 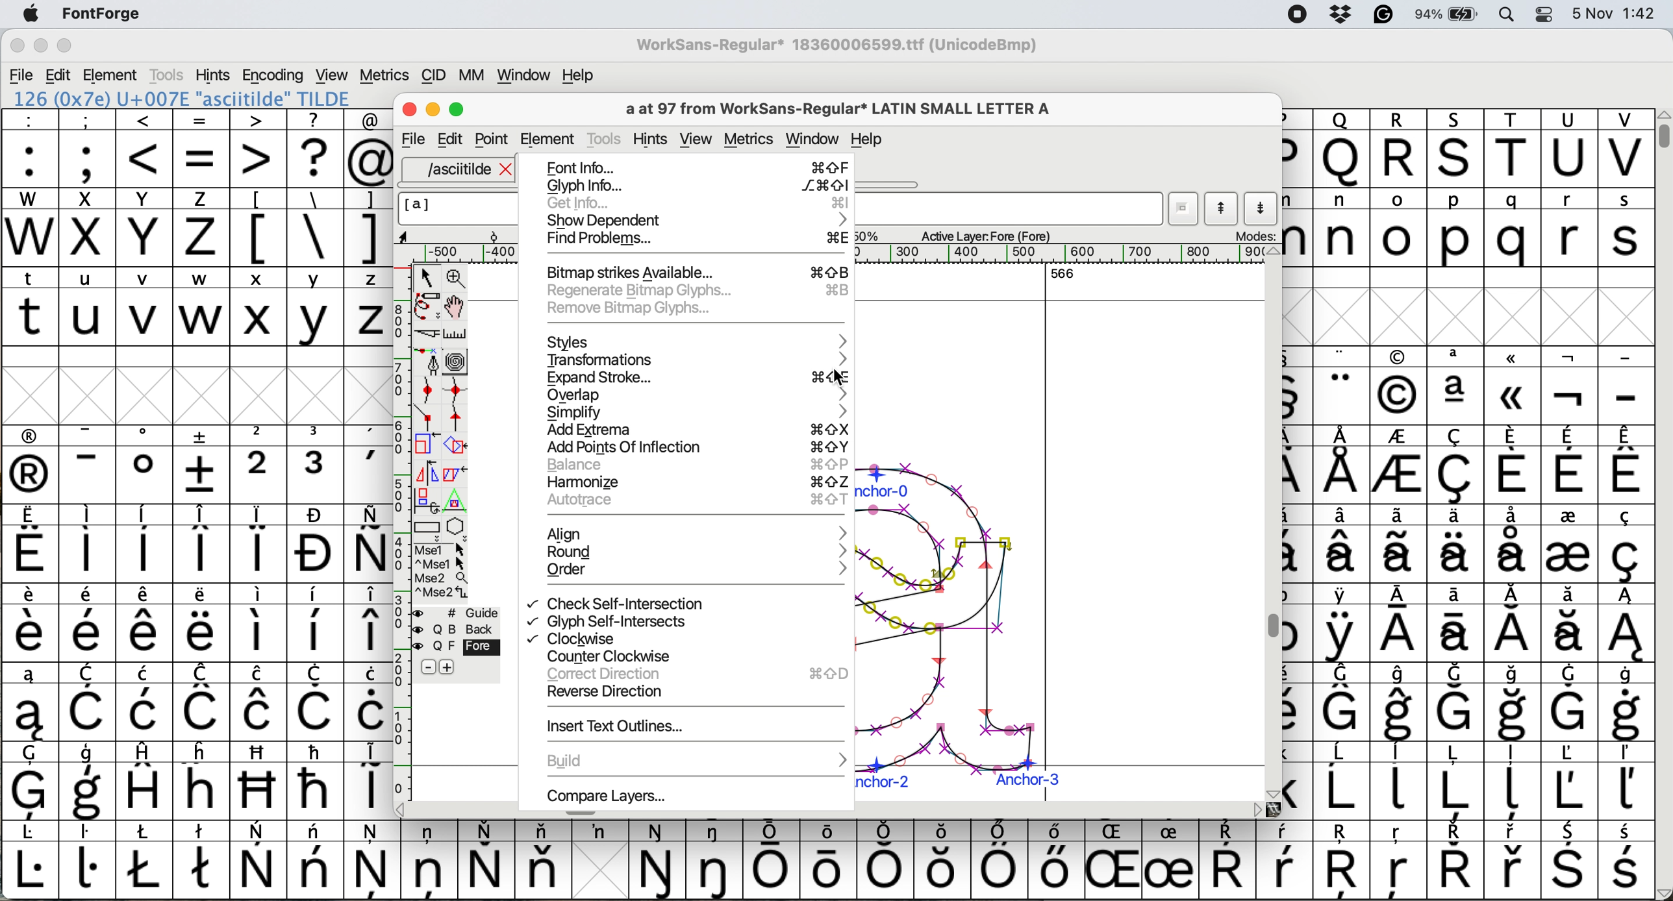 What do you see at coordinates (17, 47) in the screenshot?
I see `close` at bounding box center [17, 47].